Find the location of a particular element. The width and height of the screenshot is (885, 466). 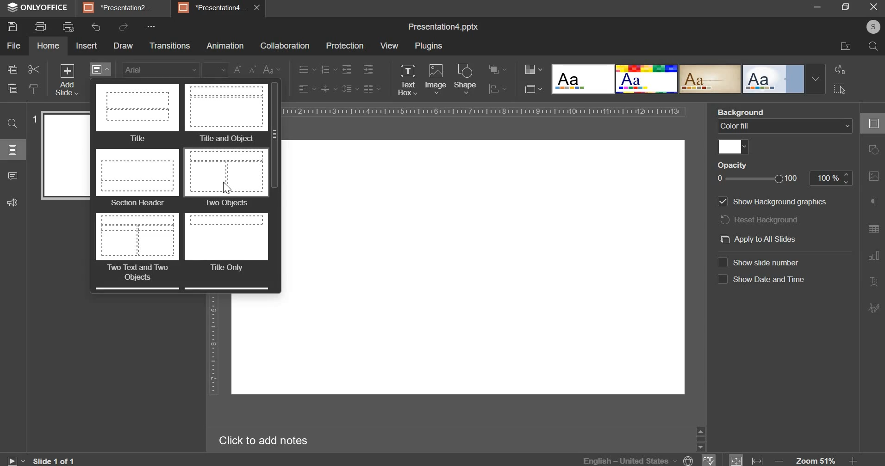

select slide size is located at coordinates (531, 88).